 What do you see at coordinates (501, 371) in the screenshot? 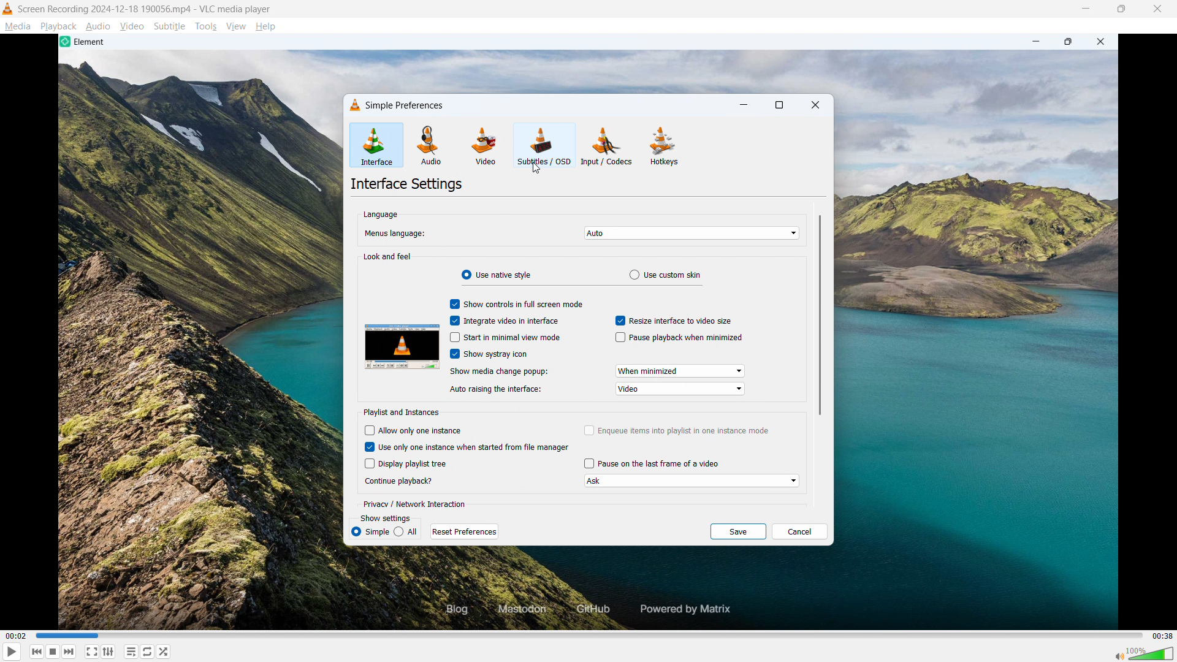
I see `Show media change popup:` at bounding box center [501, 371].